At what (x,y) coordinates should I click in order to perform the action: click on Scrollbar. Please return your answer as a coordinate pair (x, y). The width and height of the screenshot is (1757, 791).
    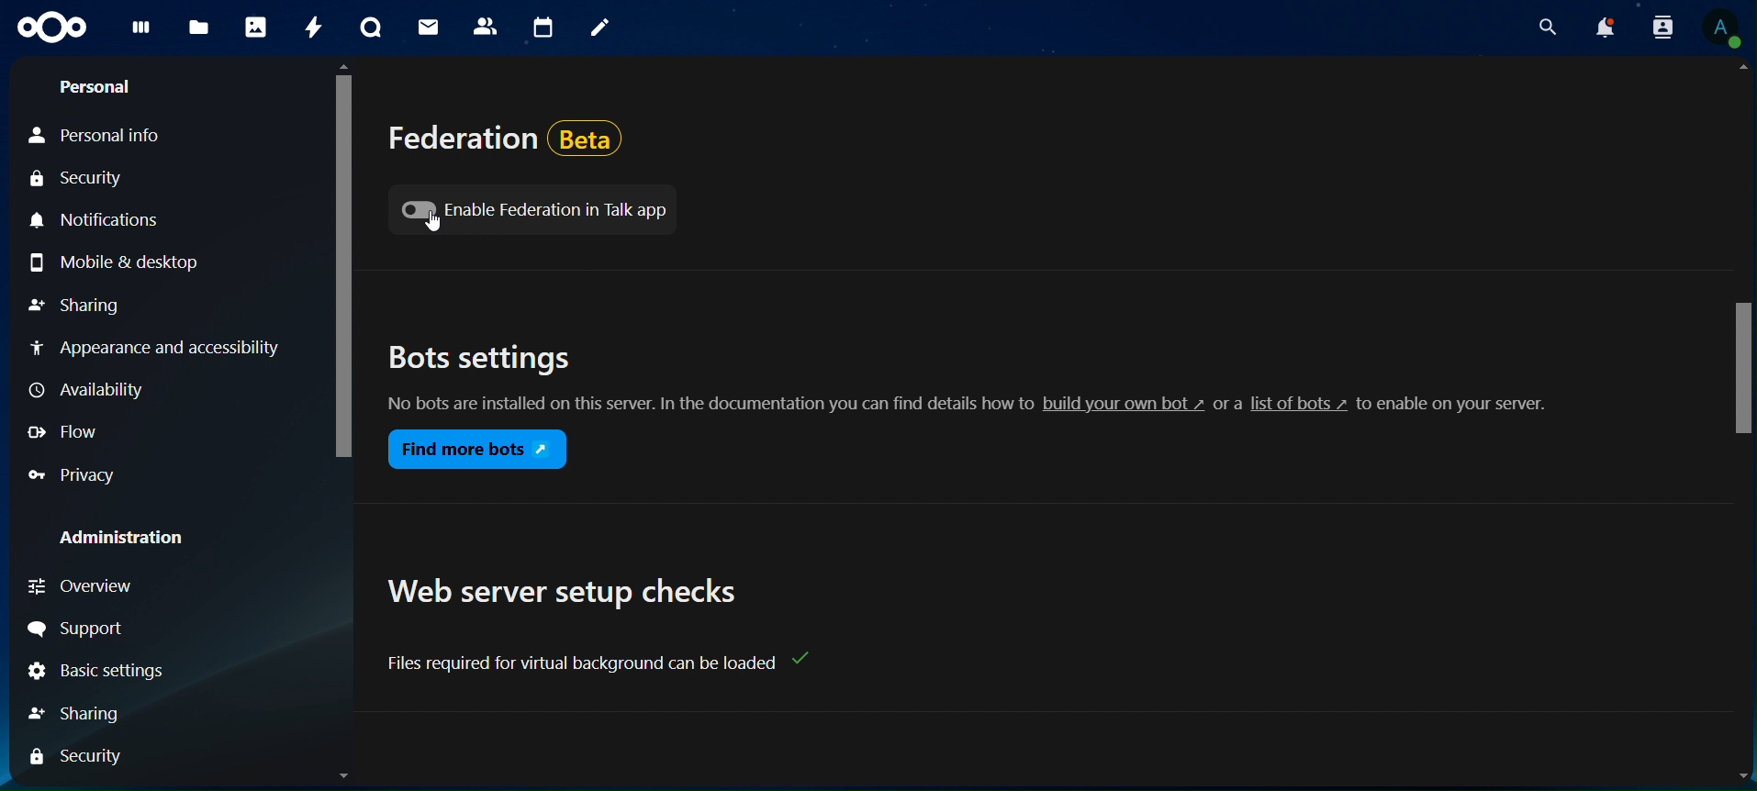
    Looking at the image, I should click on (344, 424).